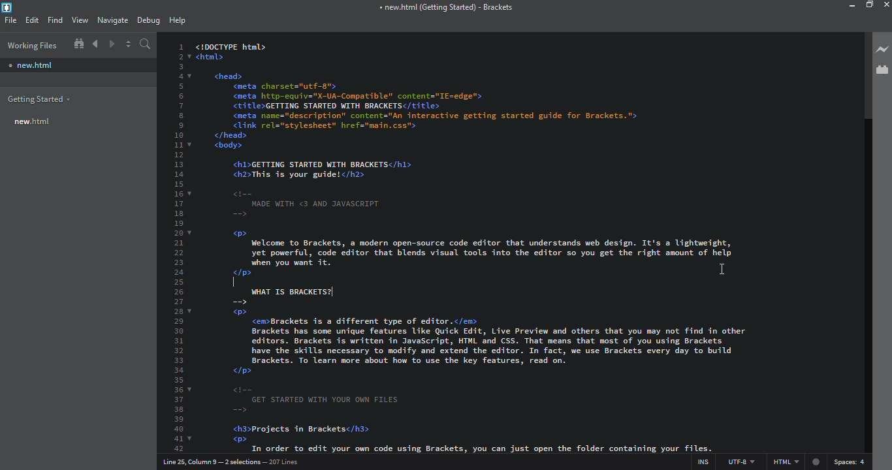 This screenshot has width=892, height=470. What do you see at coordinates (31, 45) in the screenshot?
I see `working files` at bounding box center [31, 45].